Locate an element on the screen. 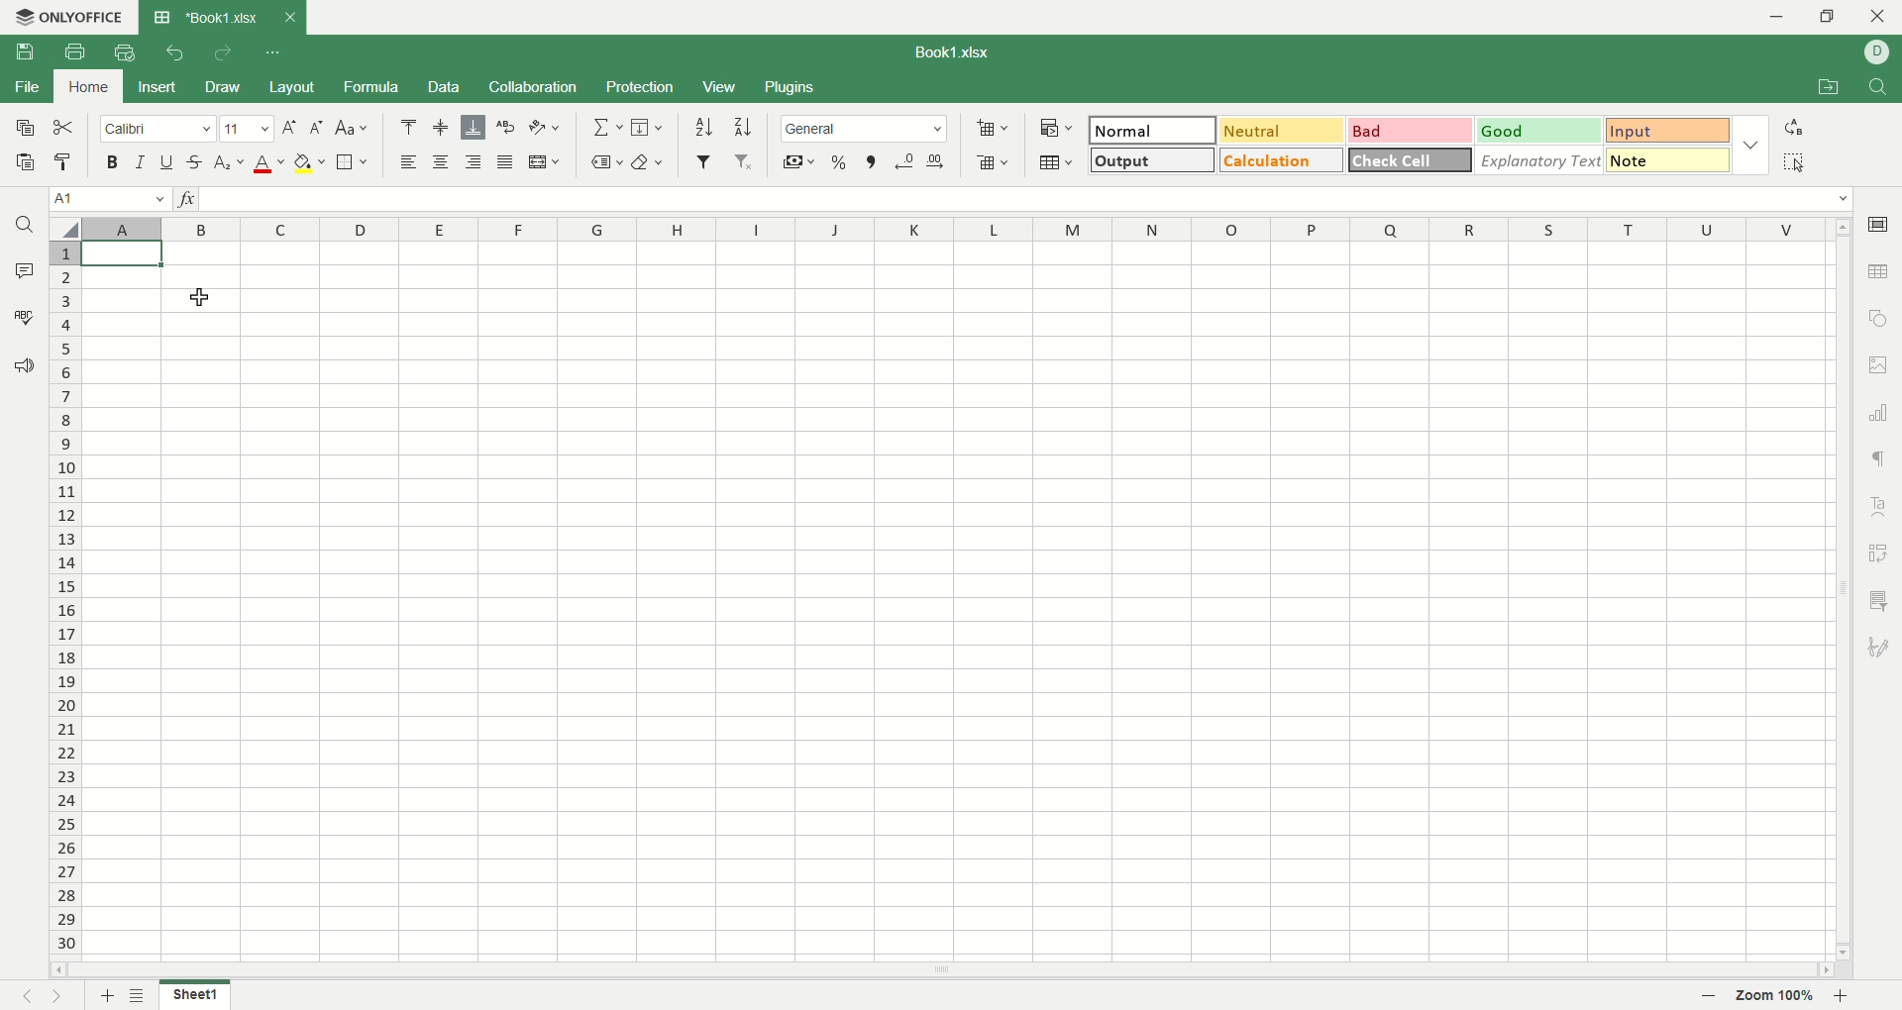 The height and width of the screenshot is (1010, 1902). font name is located at coordinates (157, 129).